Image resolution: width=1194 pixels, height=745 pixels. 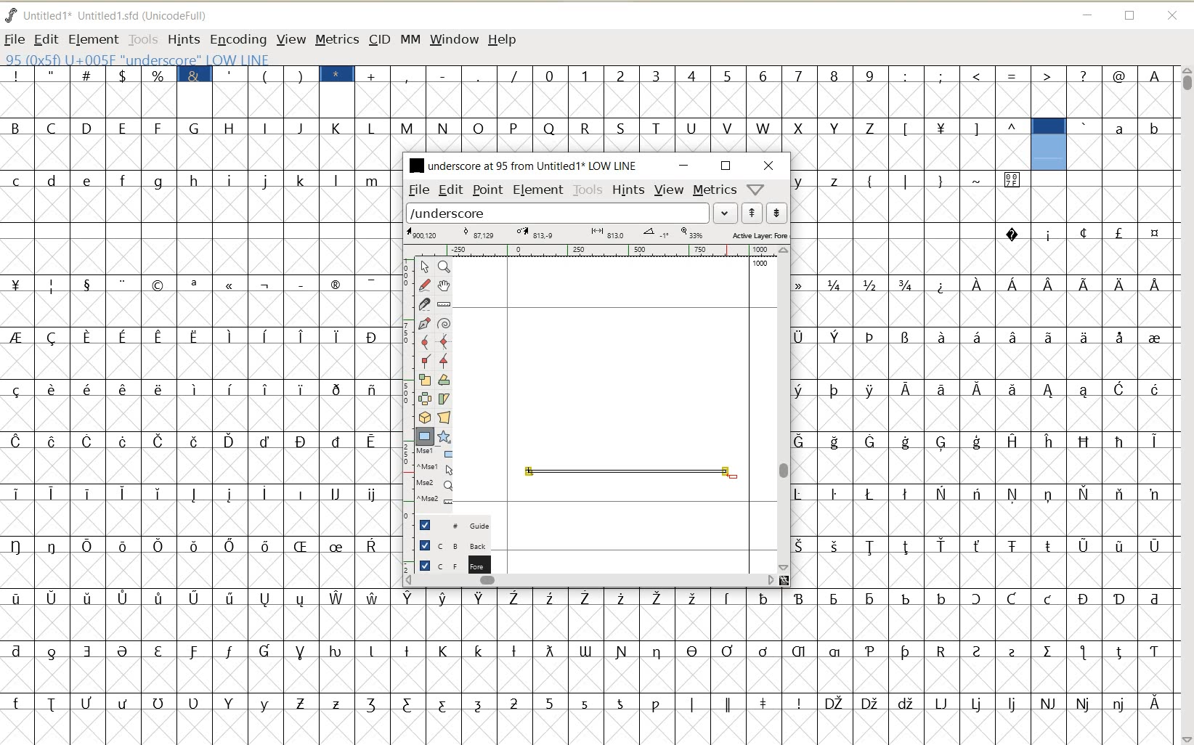 What do you see at coordinates (448, 563) in the screenshot?
I see `FOREGROUND` at bounding box center [448, 563].